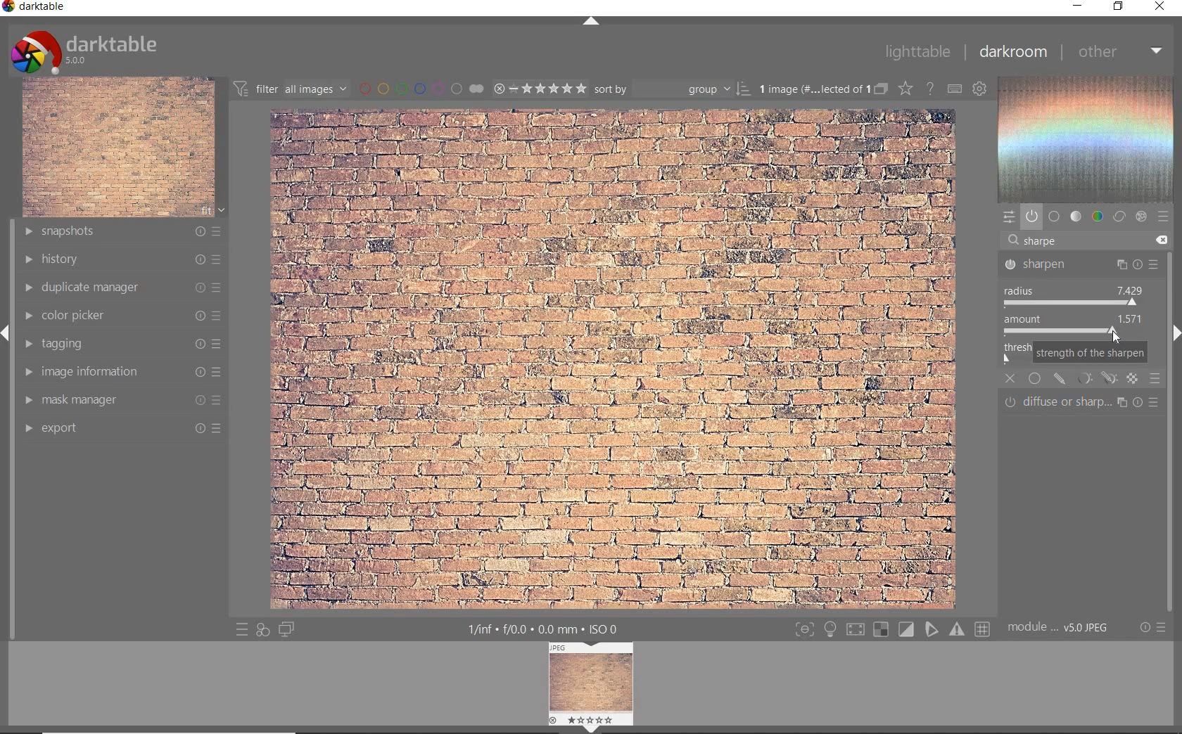 The image size is (1182, 734). I want to click on 1 image (# ... lected of, so click(811, 88).